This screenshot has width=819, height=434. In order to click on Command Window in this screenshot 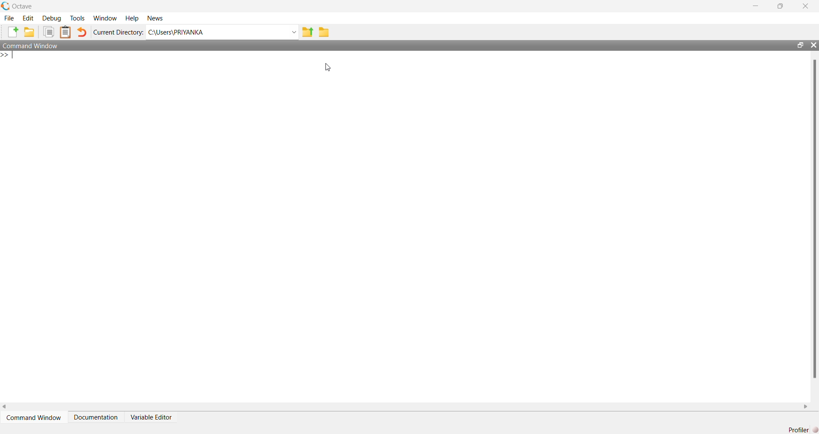, I will do `click(30, 45)`.